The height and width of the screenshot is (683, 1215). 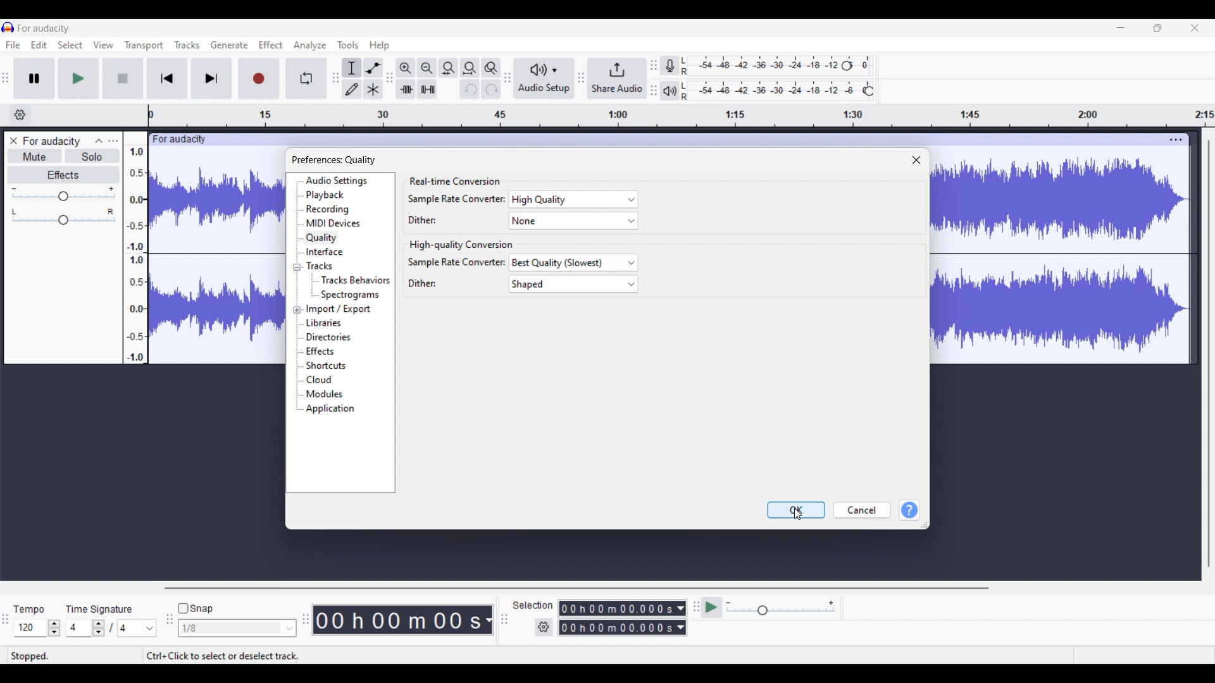 I want to click on Show in smaller tab, so click(x=1157, y=28).